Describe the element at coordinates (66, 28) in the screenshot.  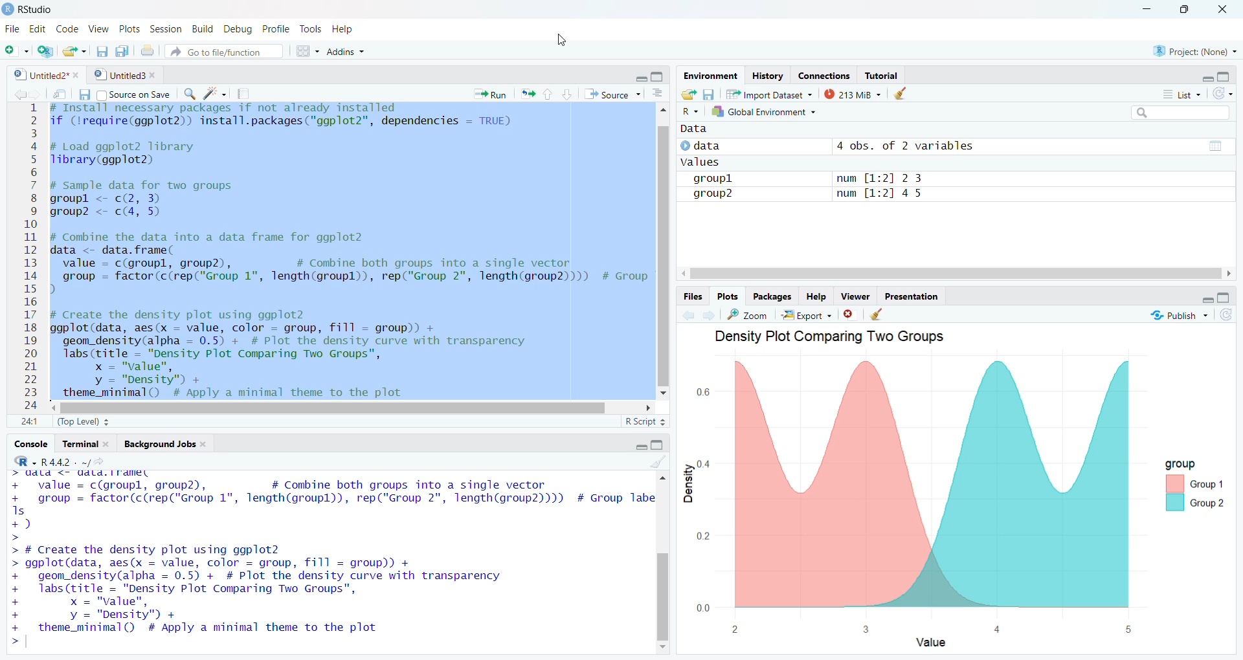
I see `code` at that location.